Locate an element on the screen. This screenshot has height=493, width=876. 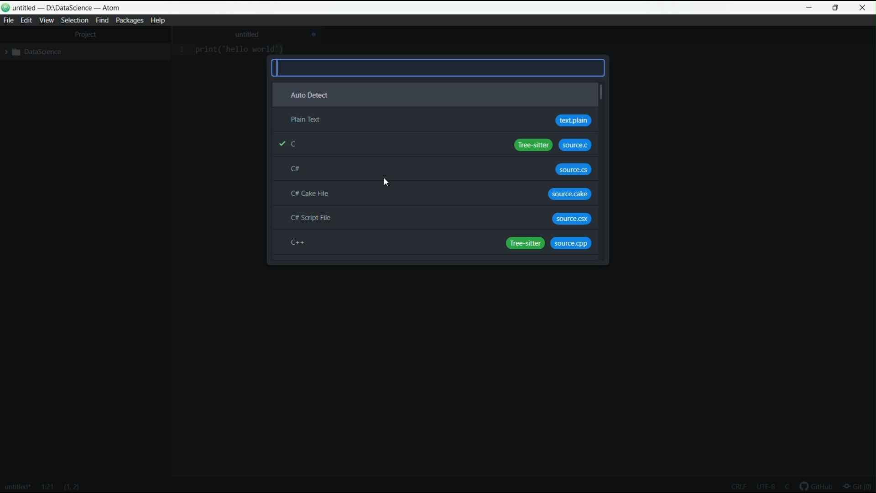
c# script file is located at coordinates (311, 218).